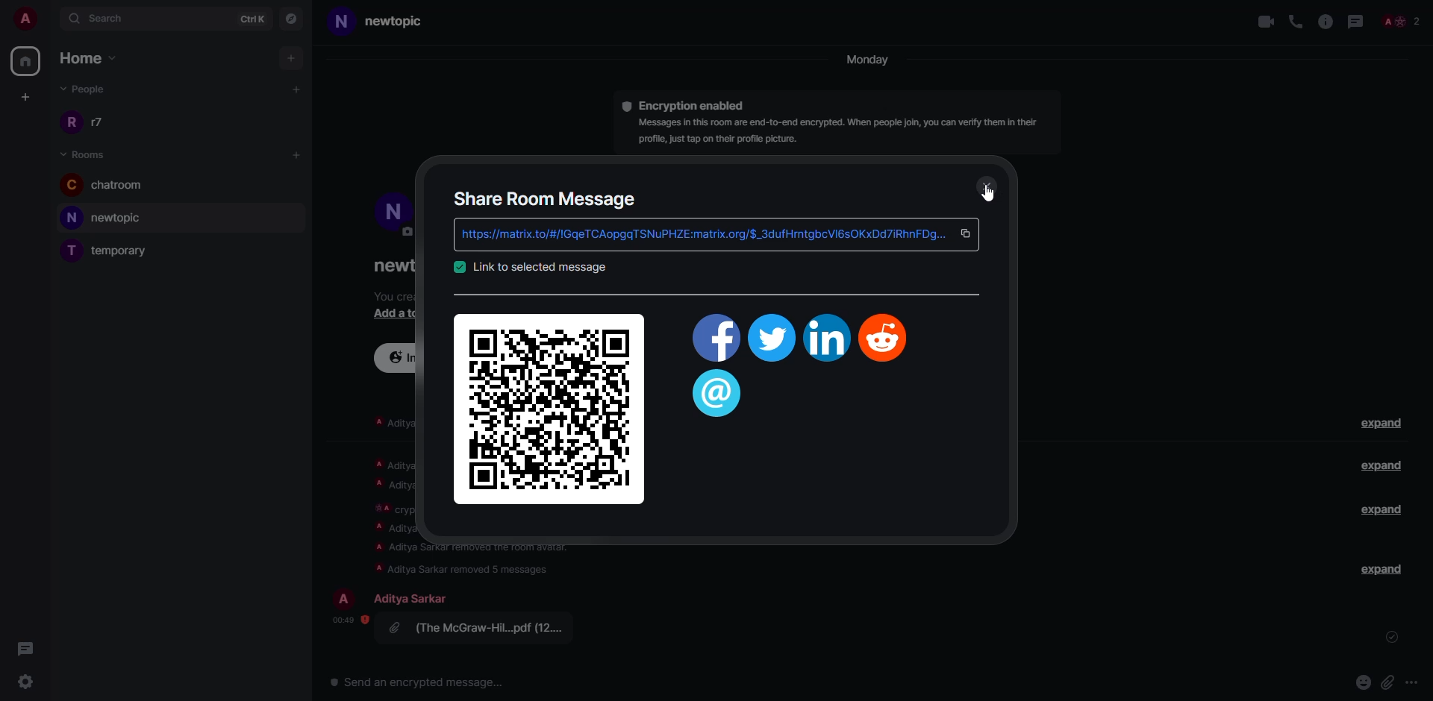 The width and height of the screenshot is (1433, 701). I want to click on expand, so click(1385, 424).